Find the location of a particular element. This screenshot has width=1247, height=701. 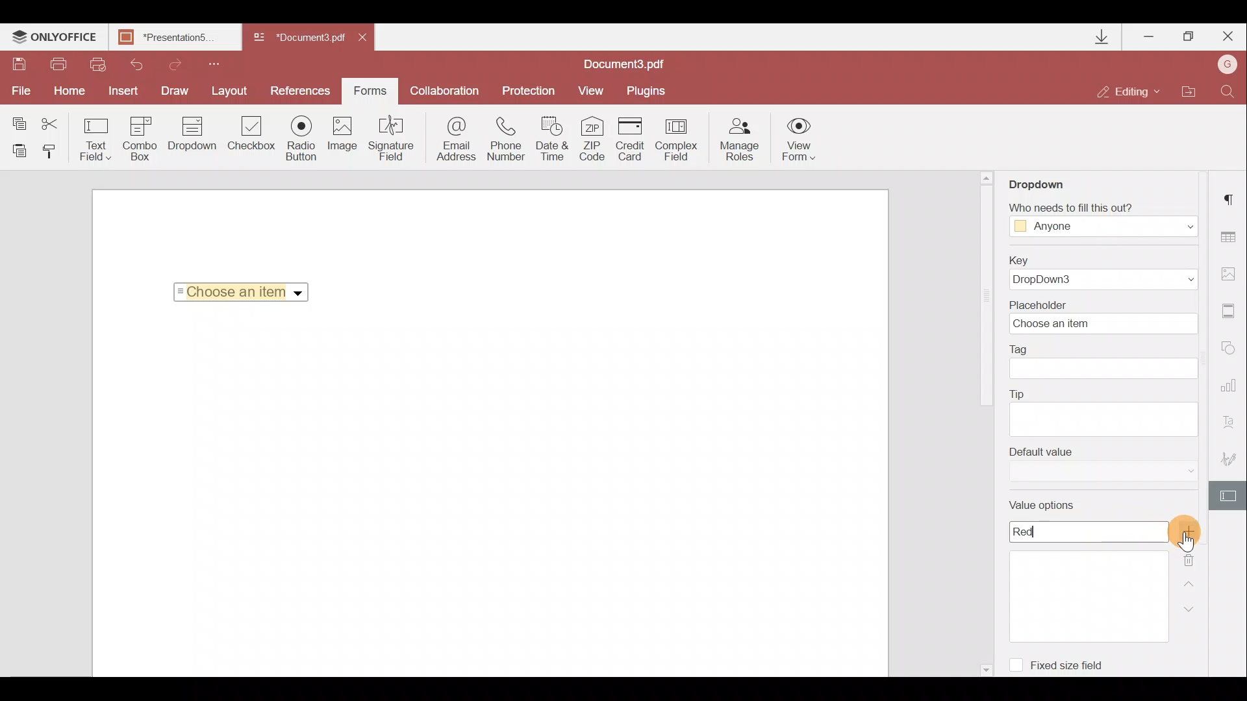

Working area is located at coordinates (488, 496).